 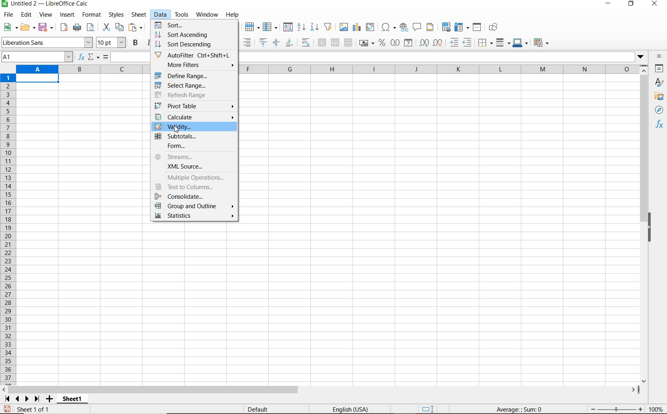 I want to click on streams, so click(x=193, y=156).